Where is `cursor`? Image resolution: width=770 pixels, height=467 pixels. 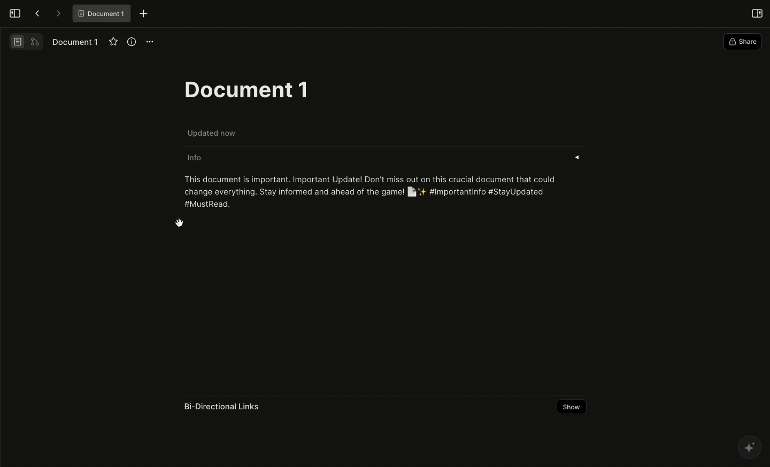
cursor is located at coordinates (181, 223).